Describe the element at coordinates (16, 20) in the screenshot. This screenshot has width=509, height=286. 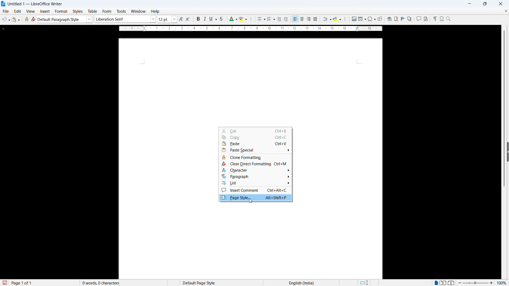
I see `Paste ` at that location.